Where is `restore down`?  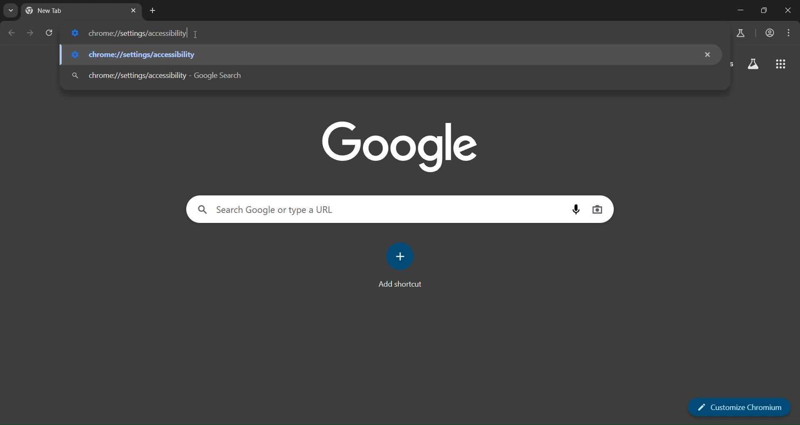 restore down is located at coordinates (763, 10).